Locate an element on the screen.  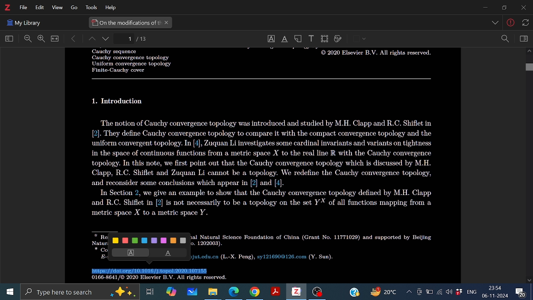
Add text is located at coordinates (311, 38).